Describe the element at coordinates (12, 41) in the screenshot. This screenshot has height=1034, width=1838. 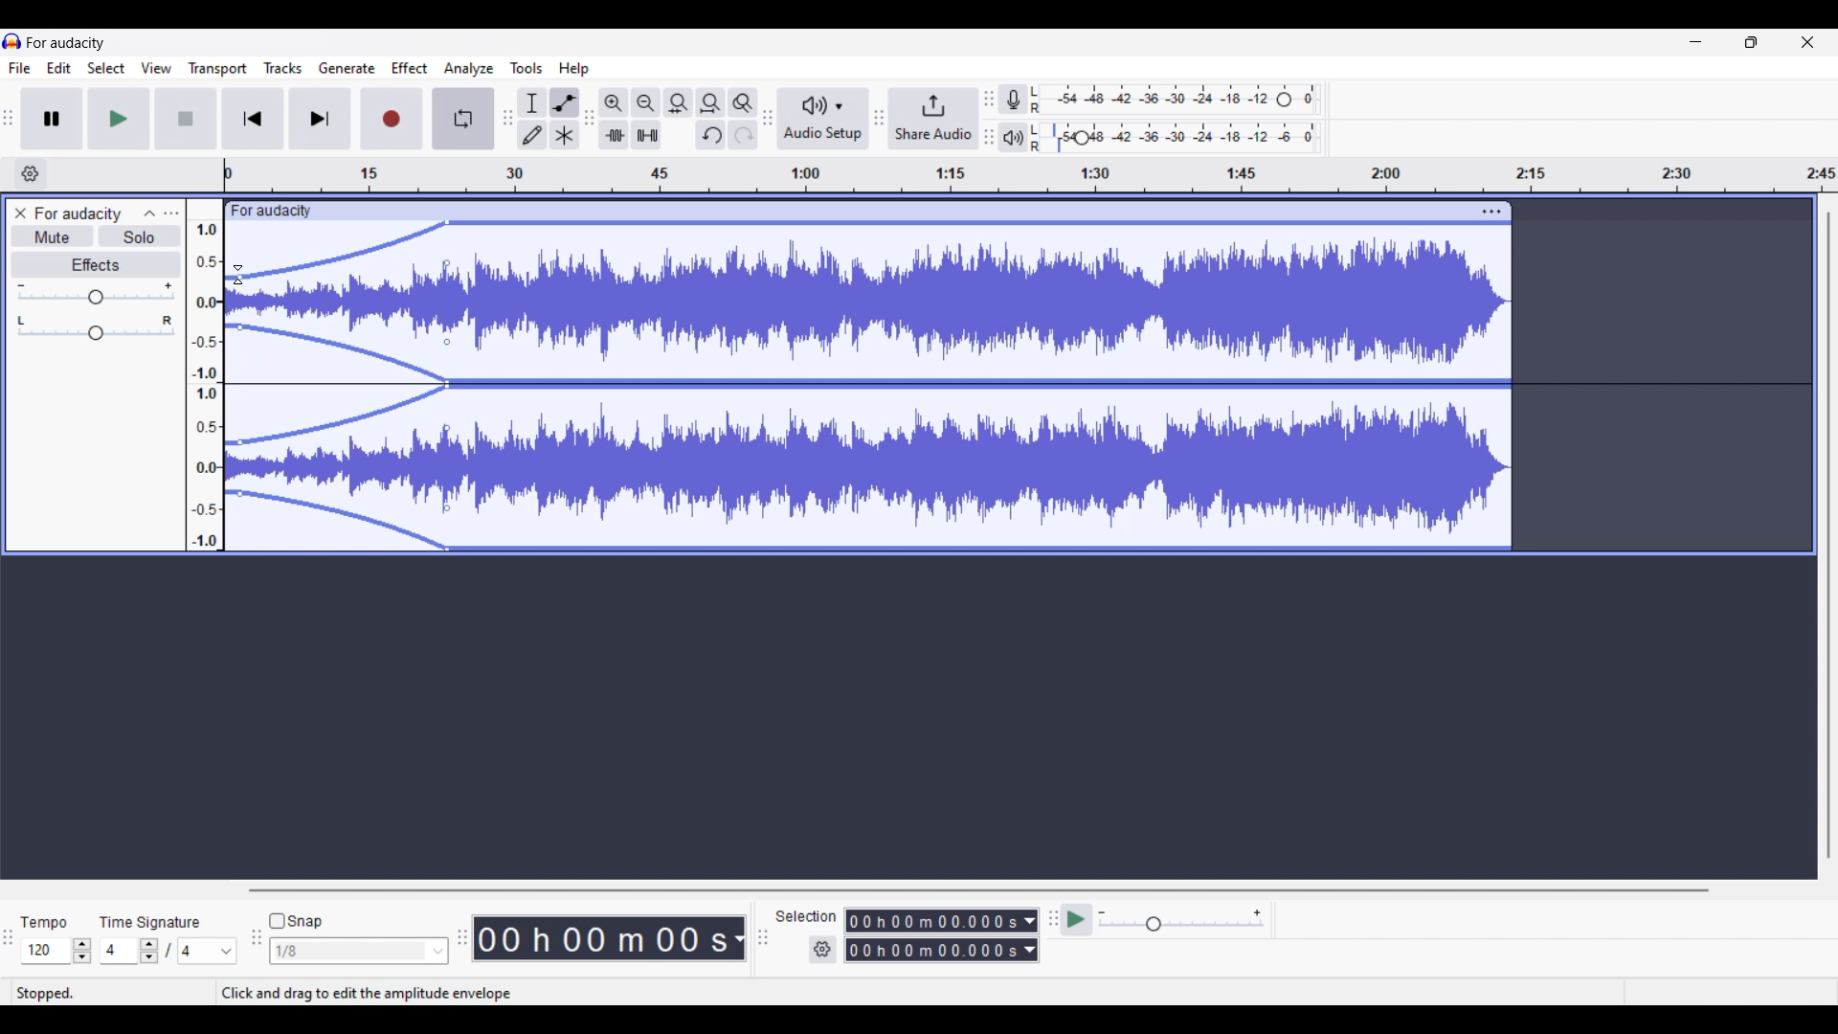
I see `logo` at that location.